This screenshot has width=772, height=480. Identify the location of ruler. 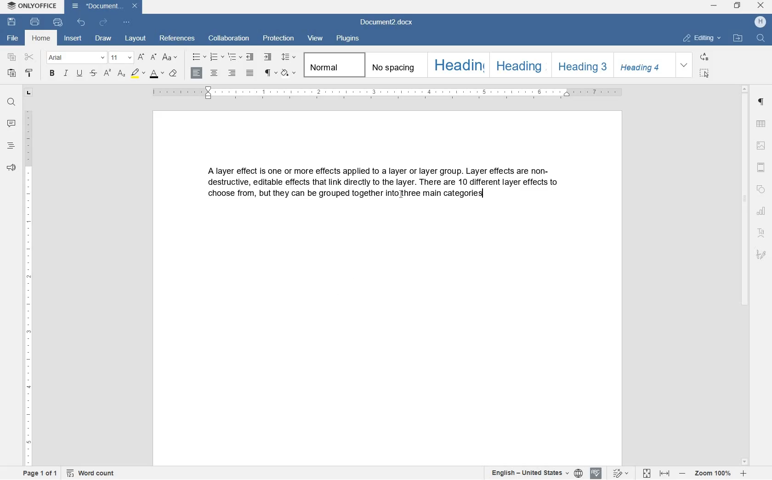
(29, 288).